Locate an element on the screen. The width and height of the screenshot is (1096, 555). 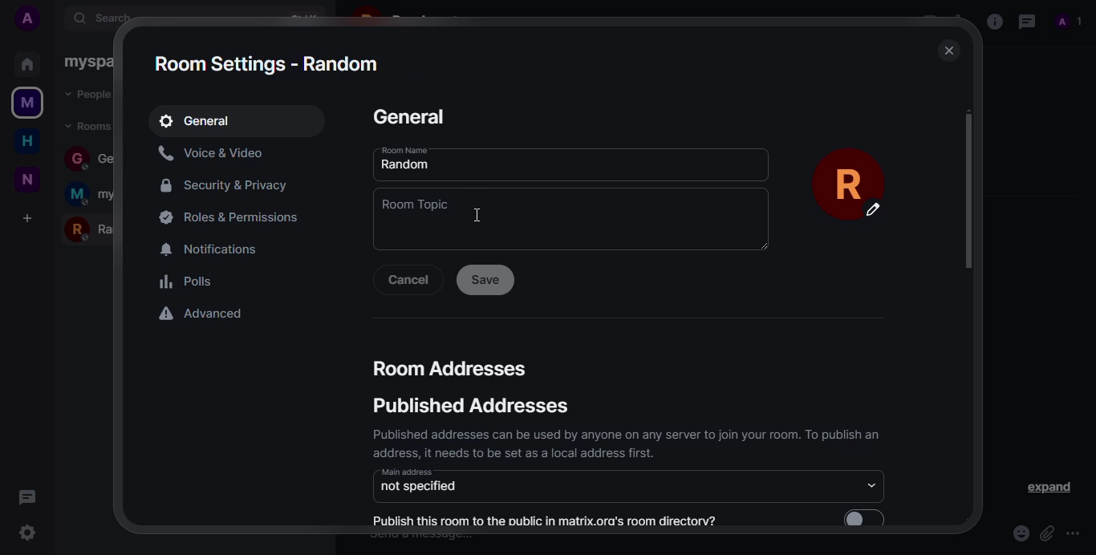
drop down is located at coordinates (867, 486).